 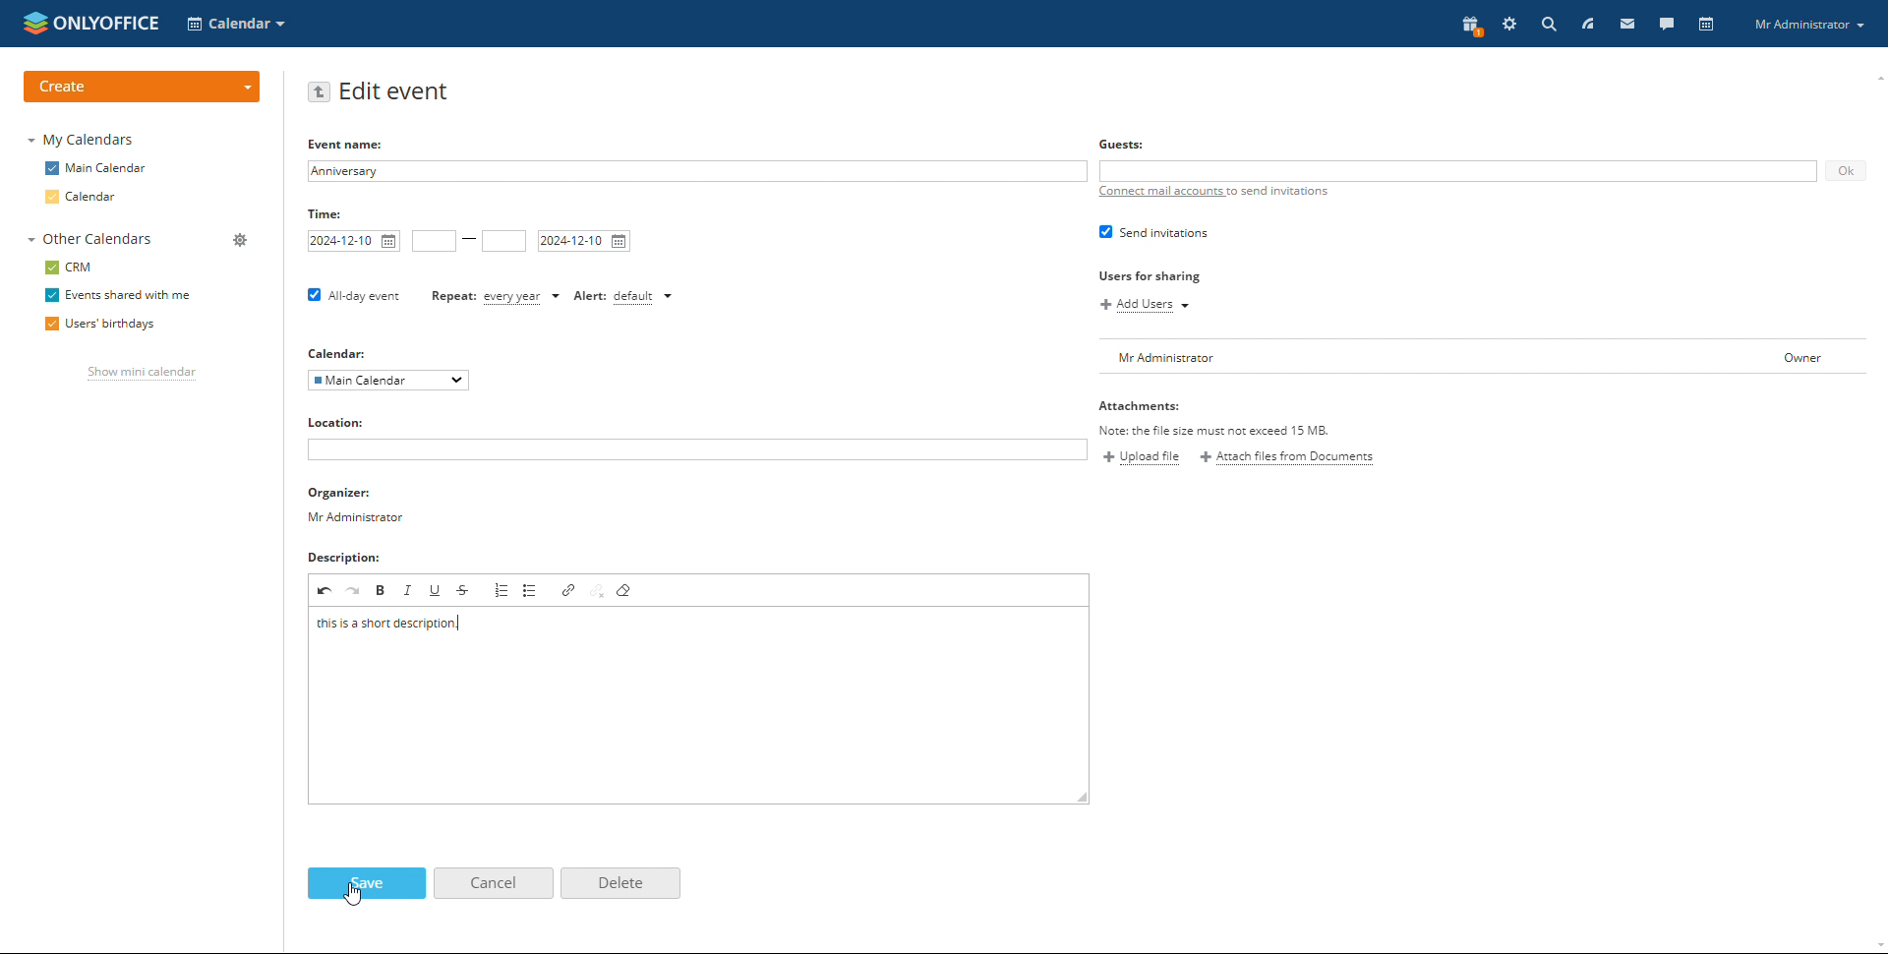 I want to click on send invitations, so click(x=1156, y=231).